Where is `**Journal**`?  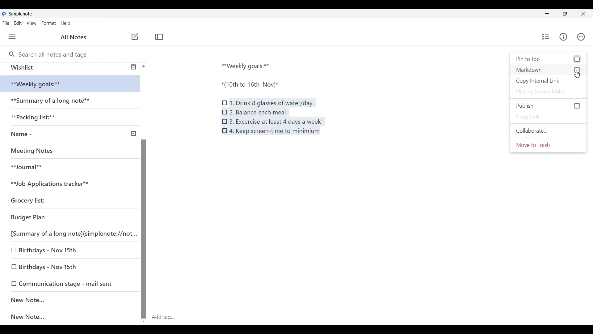 **Journal** is located at coordinates (30, 166).